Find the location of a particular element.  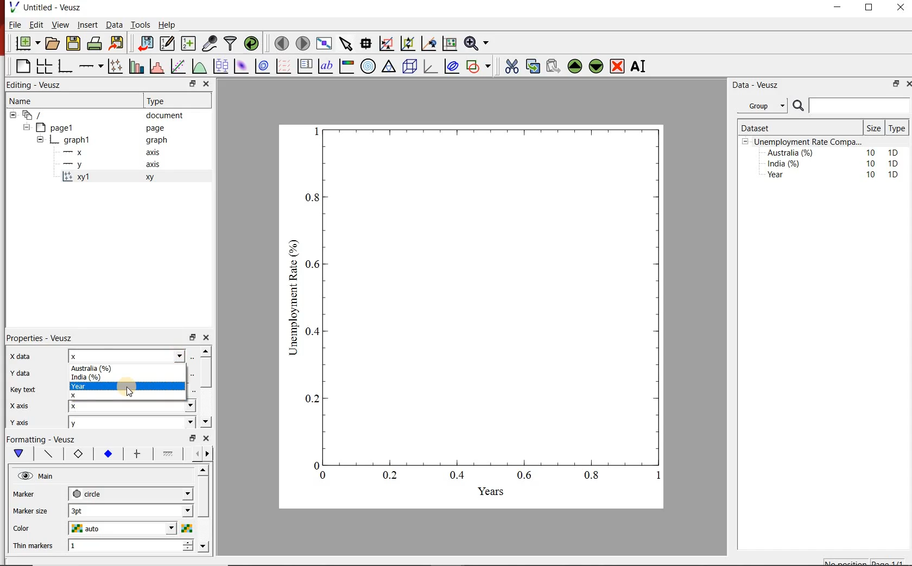

ternary graph is located at coordinates (389, 66).